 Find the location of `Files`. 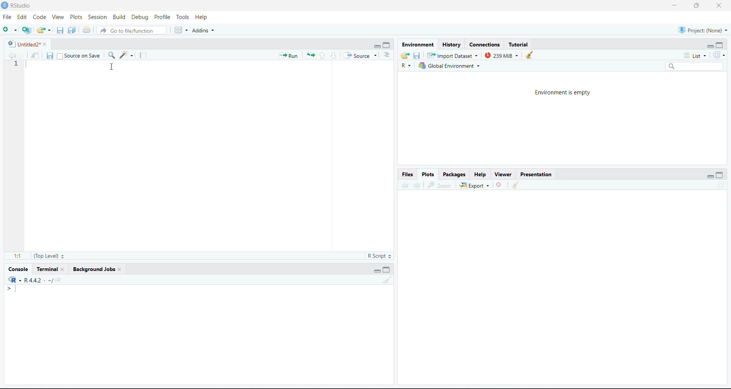

Files is located at coordinates (408, 174).